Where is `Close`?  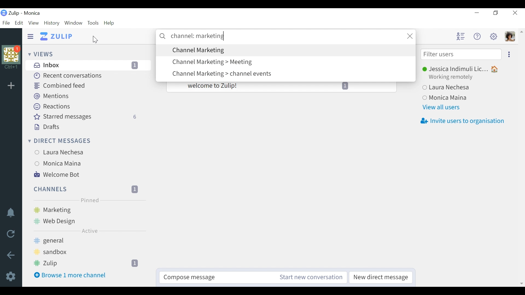 Close is located at coordinates (514, 13).